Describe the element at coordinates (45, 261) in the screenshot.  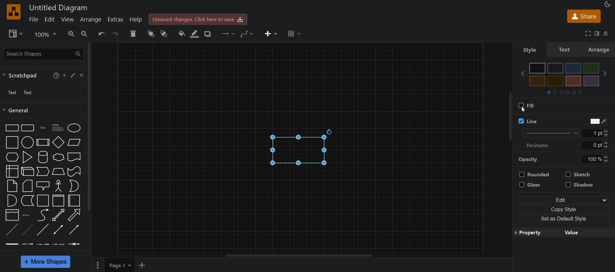
I see `more shapes` at that location.